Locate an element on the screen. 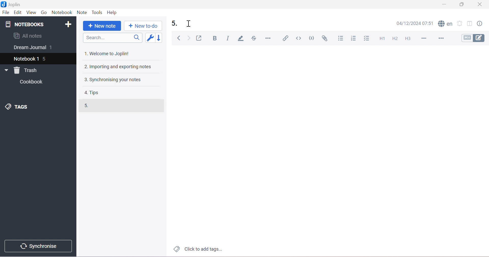 This screenshot has width=489, height=257. 5 is located at coordinates (46, 59).